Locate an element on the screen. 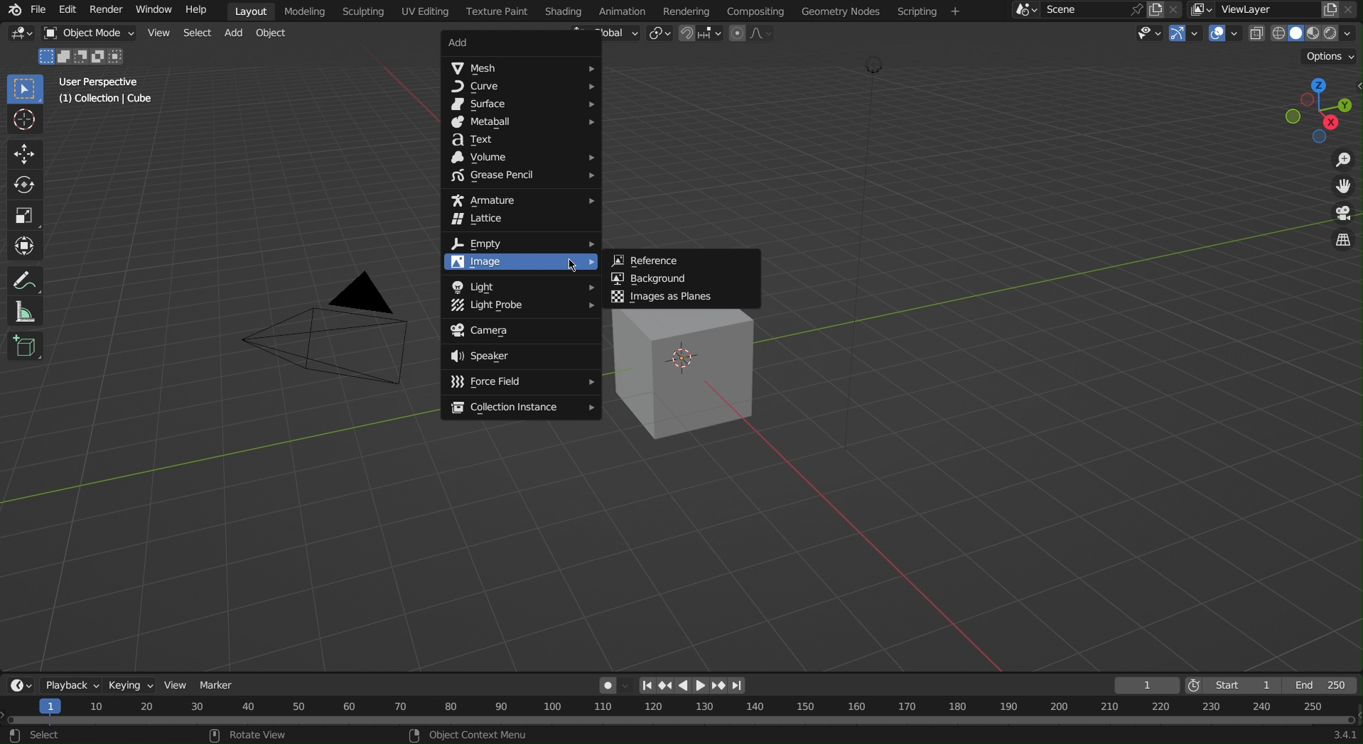  ViewLayer is located at coordinates (1276, 10).